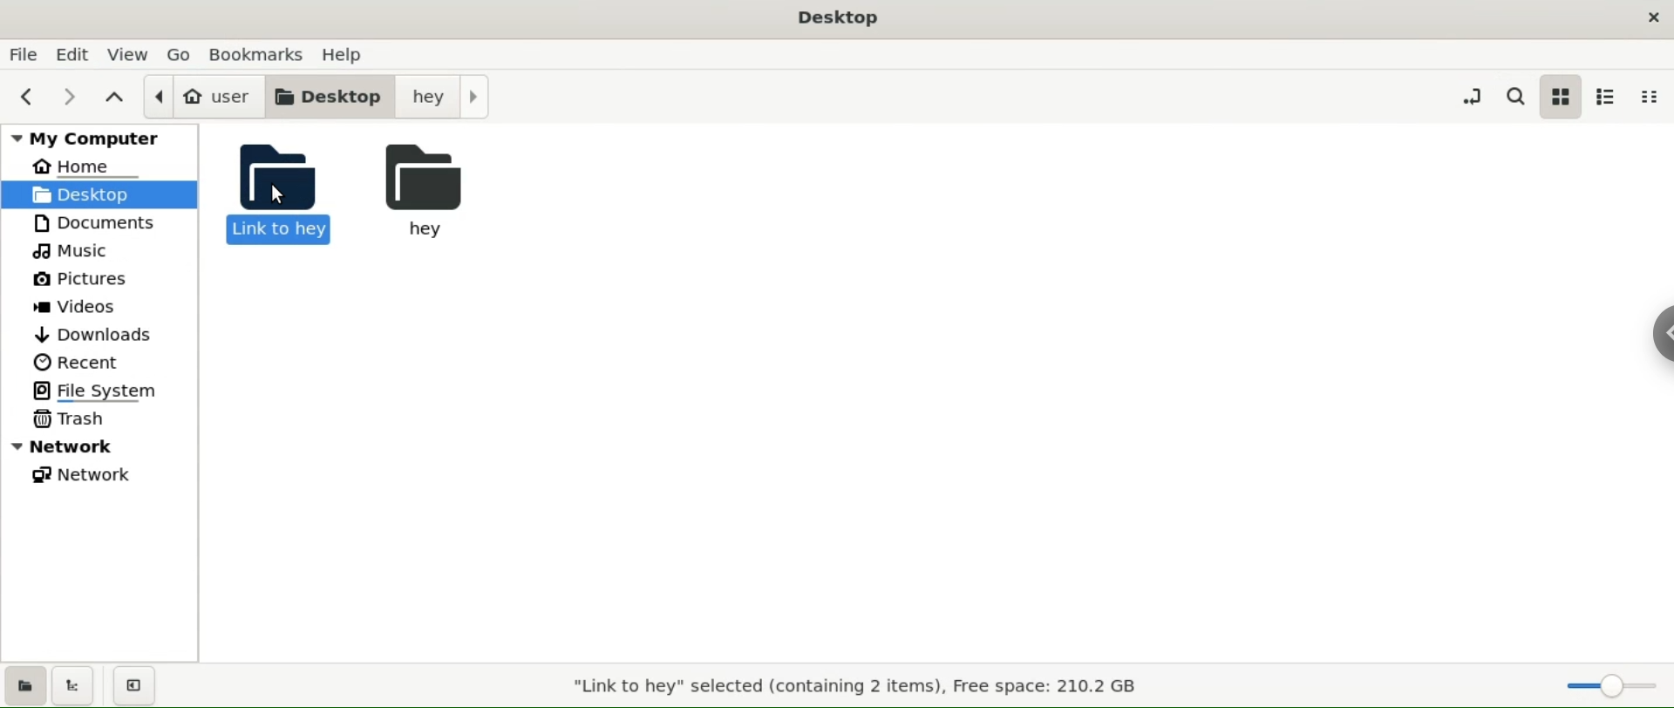 Image resolution: width=1674 pixels, height=708 pixels. Describe the element at coordinates (1660, 334) in the screenshot. I see `Chrome options` at that location.